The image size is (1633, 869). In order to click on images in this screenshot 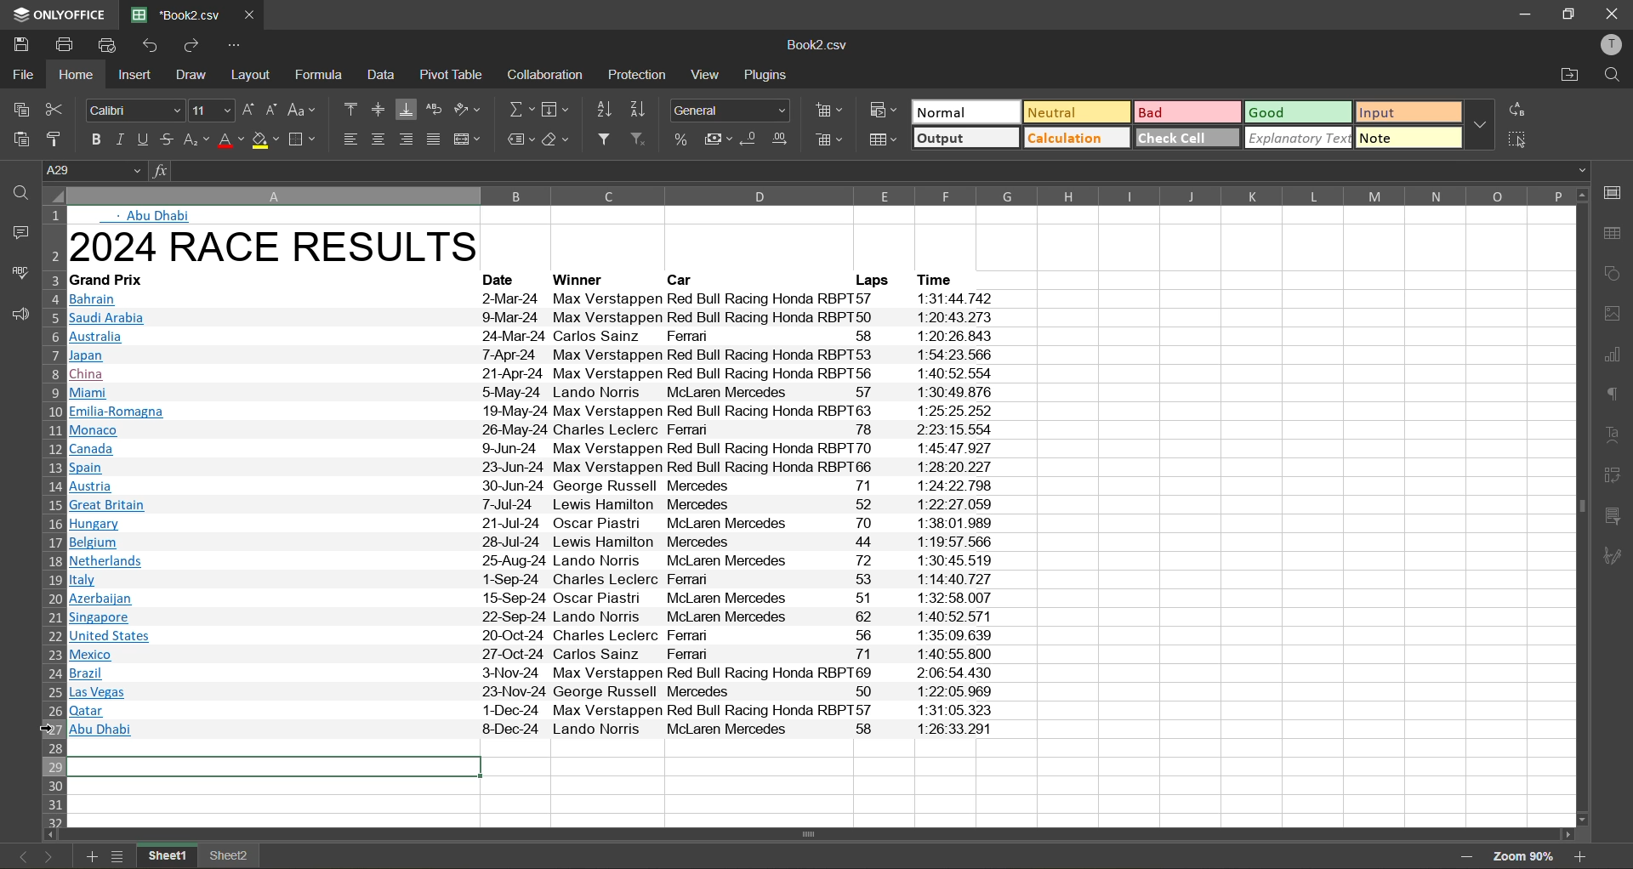, I will do `click(1613, 314)`.